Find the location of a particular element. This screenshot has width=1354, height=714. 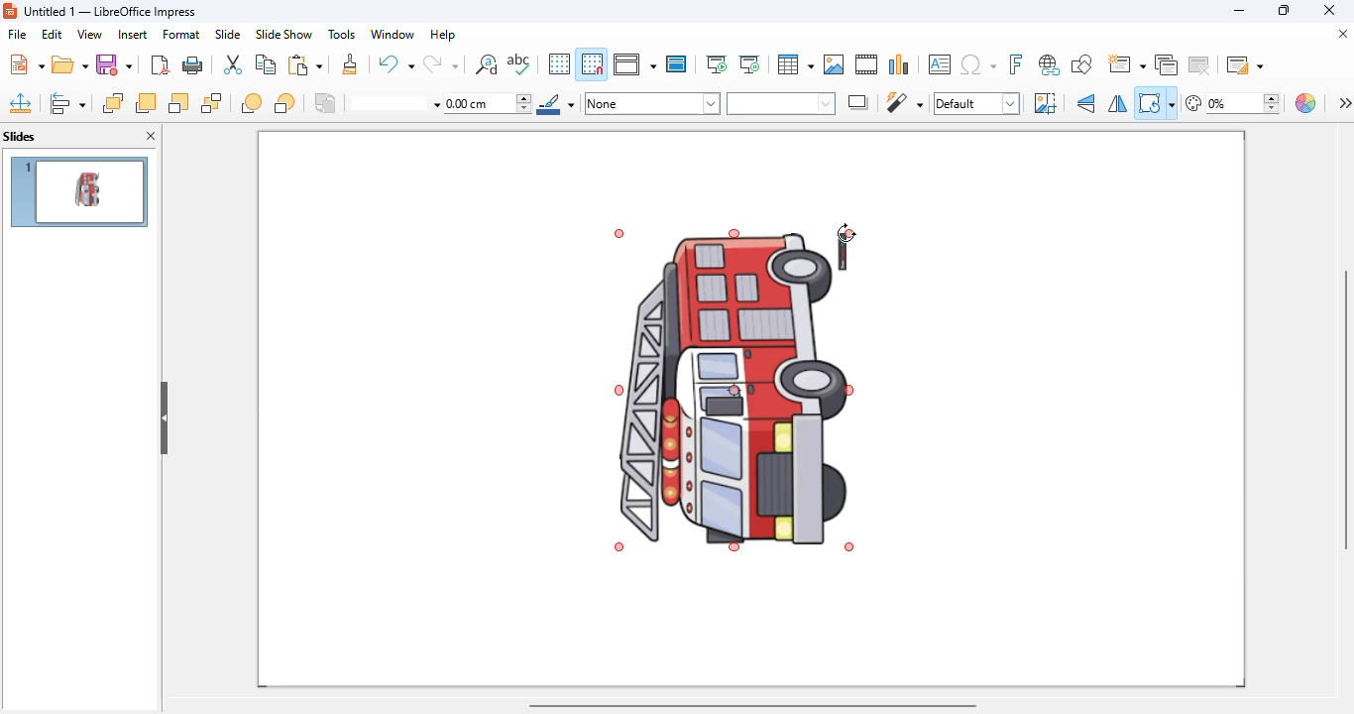

align objects is located at coordinates (67, 103).